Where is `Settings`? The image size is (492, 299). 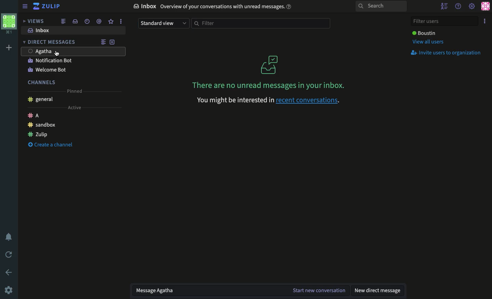 Settings is located at coordinates (9, 290).